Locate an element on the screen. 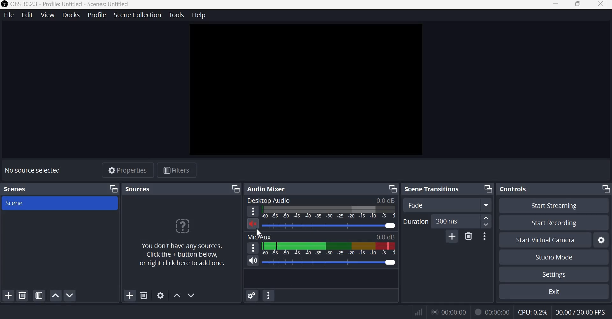 The height and width of the screenshot is (319, 612). Desktop Audio is located at coordinates (268, 201).